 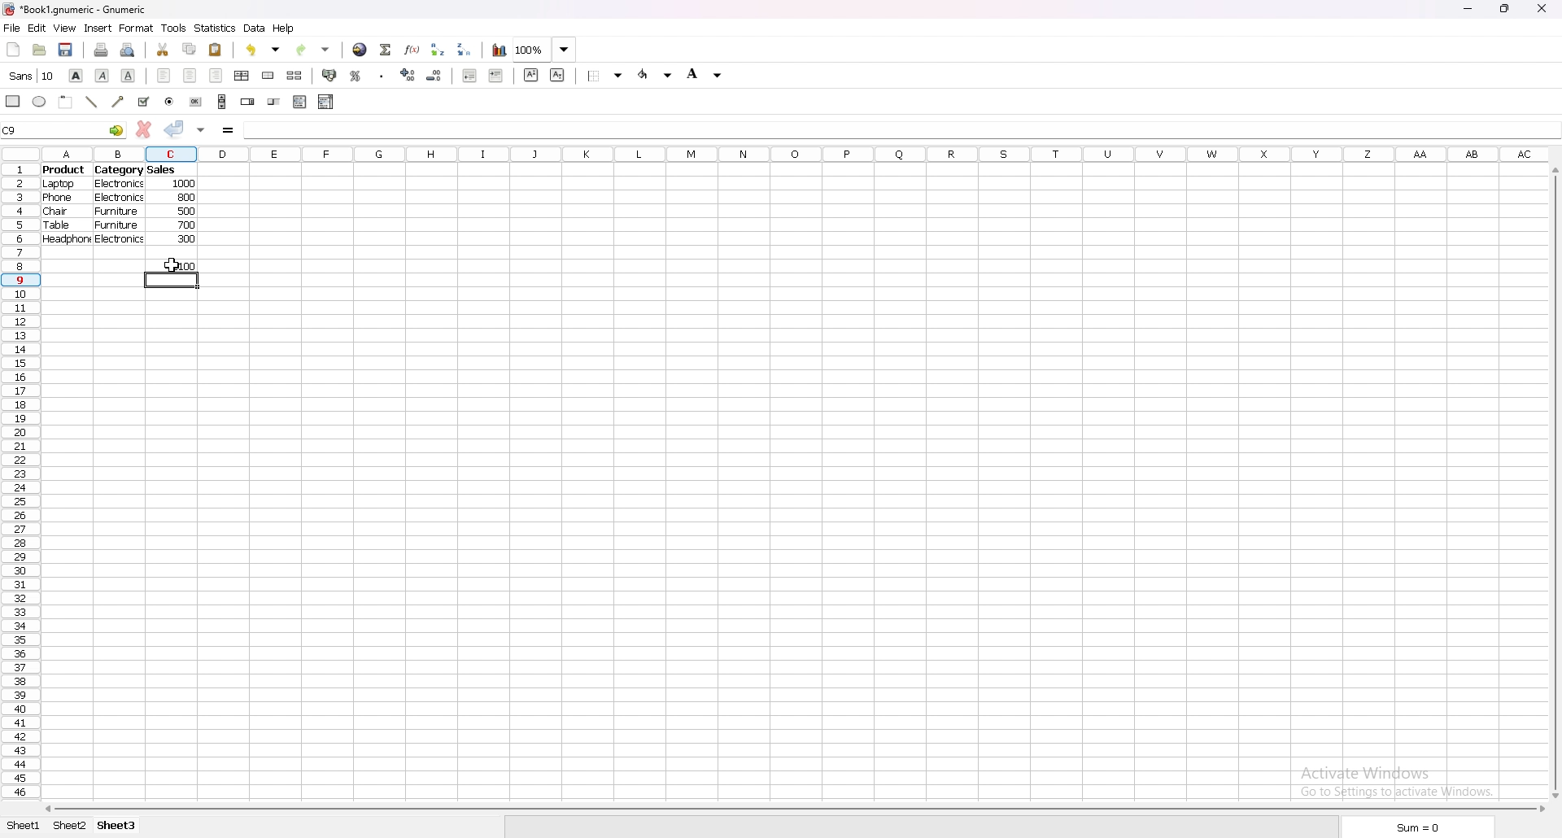 What do you see at coordinates (168, 102) in the screenshot?
I see `radio button` at bounding box center [168, 102].